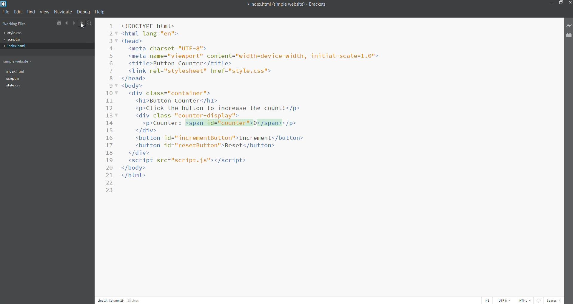 This screenshot has height=304, width=573. Describe the element at coordinates (17, 11) in the screenshot. I see `edit ` at that location.